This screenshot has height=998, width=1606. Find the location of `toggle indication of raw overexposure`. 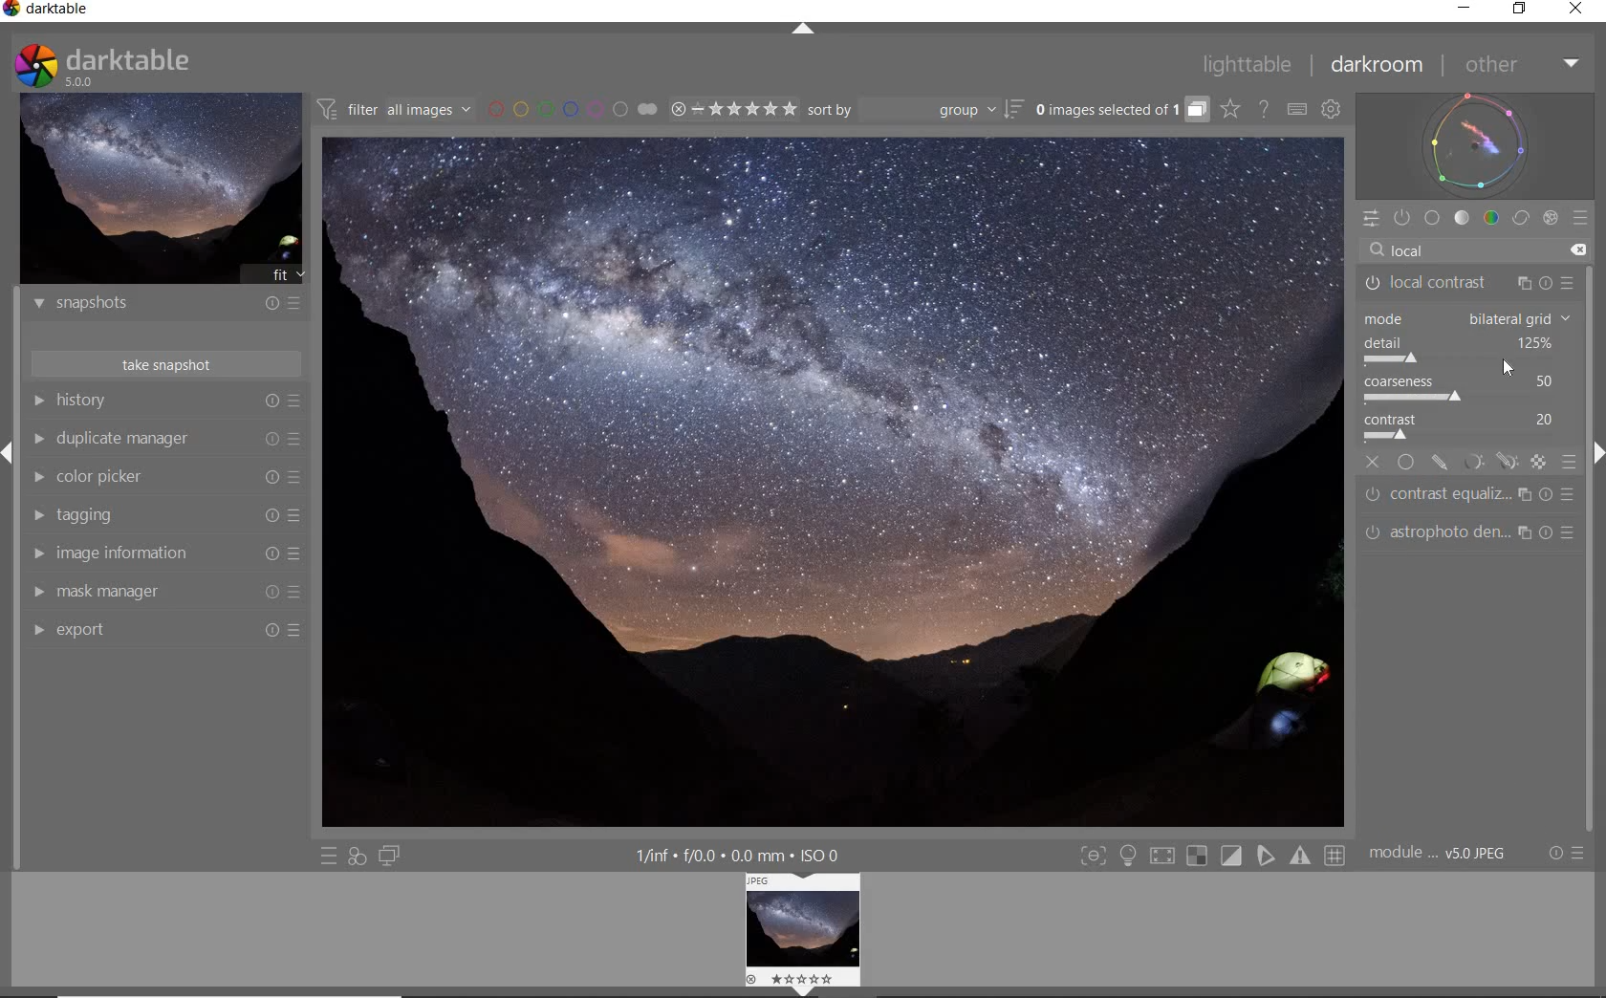

toggle indication of raw overexposure is located at coordinates (1200, 859).